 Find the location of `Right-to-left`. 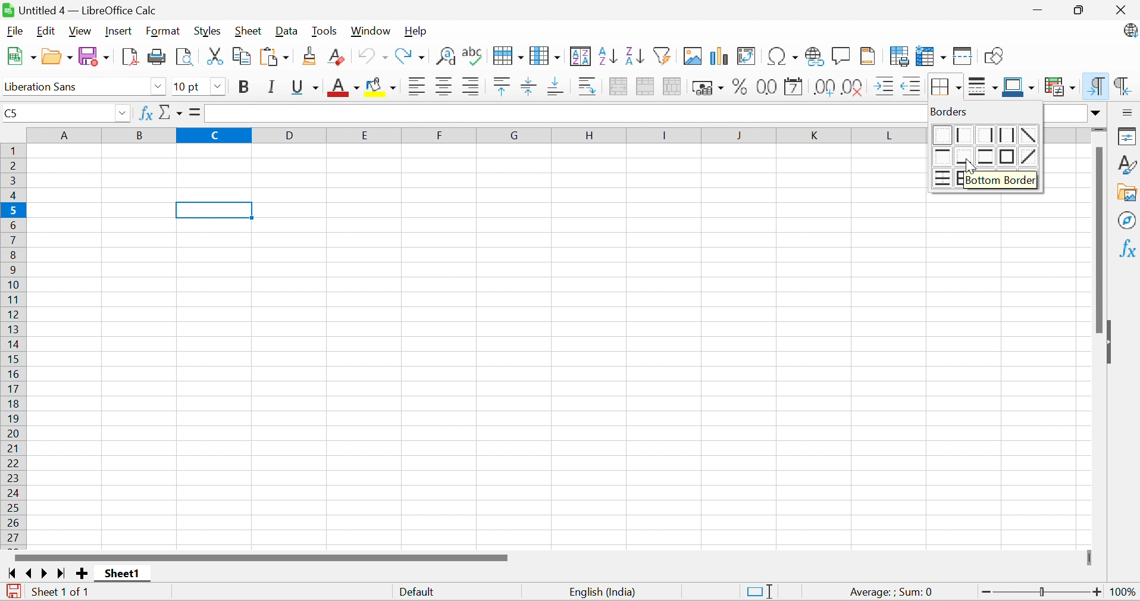

Right-to-left is located at coordinates (1122, 86).